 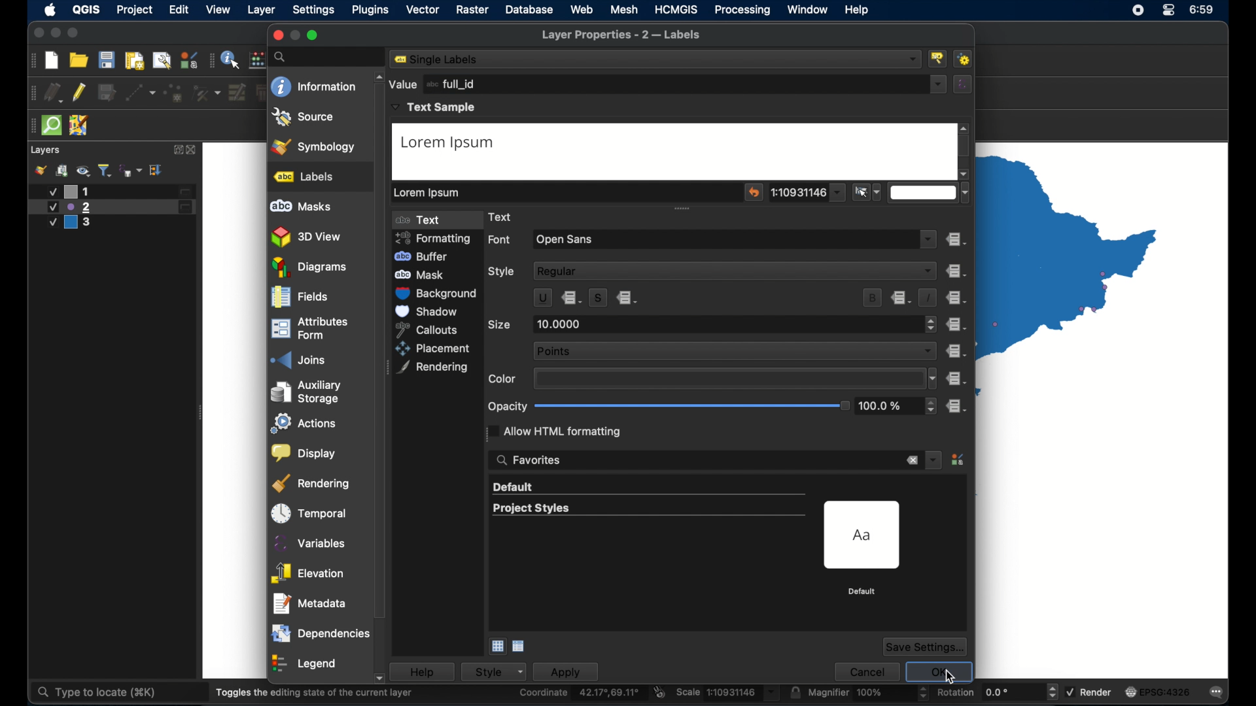 I want to click on s, so click(x=598, y=297).